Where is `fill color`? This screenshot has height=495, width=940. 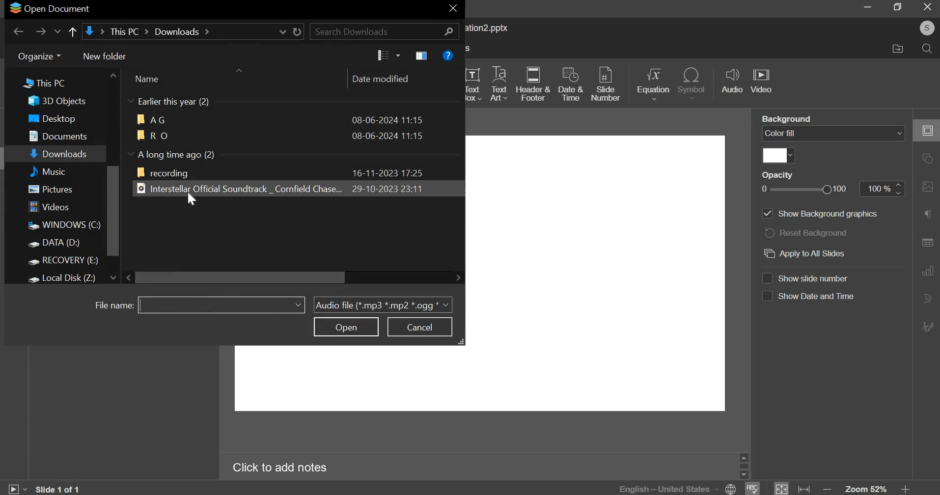 fill color is located at coordinates (780, 155).